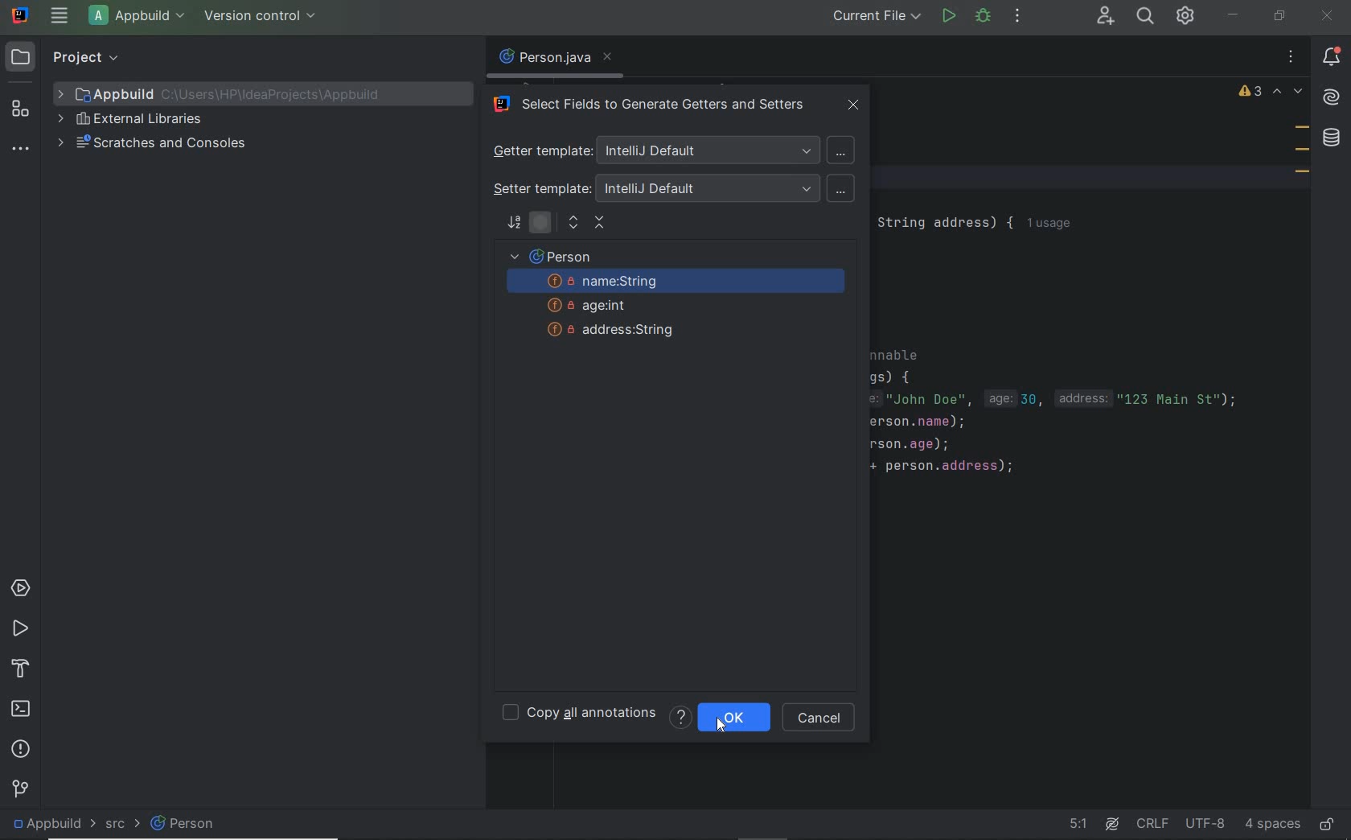  What do you see at coordinates (1288, 93) in the screenshot?
I see `previous and next highlighted problems` at bounding box center [1288, 93].